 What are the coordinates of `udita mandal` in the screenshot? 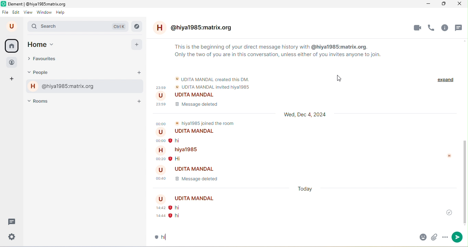 It's located at (187, 96).